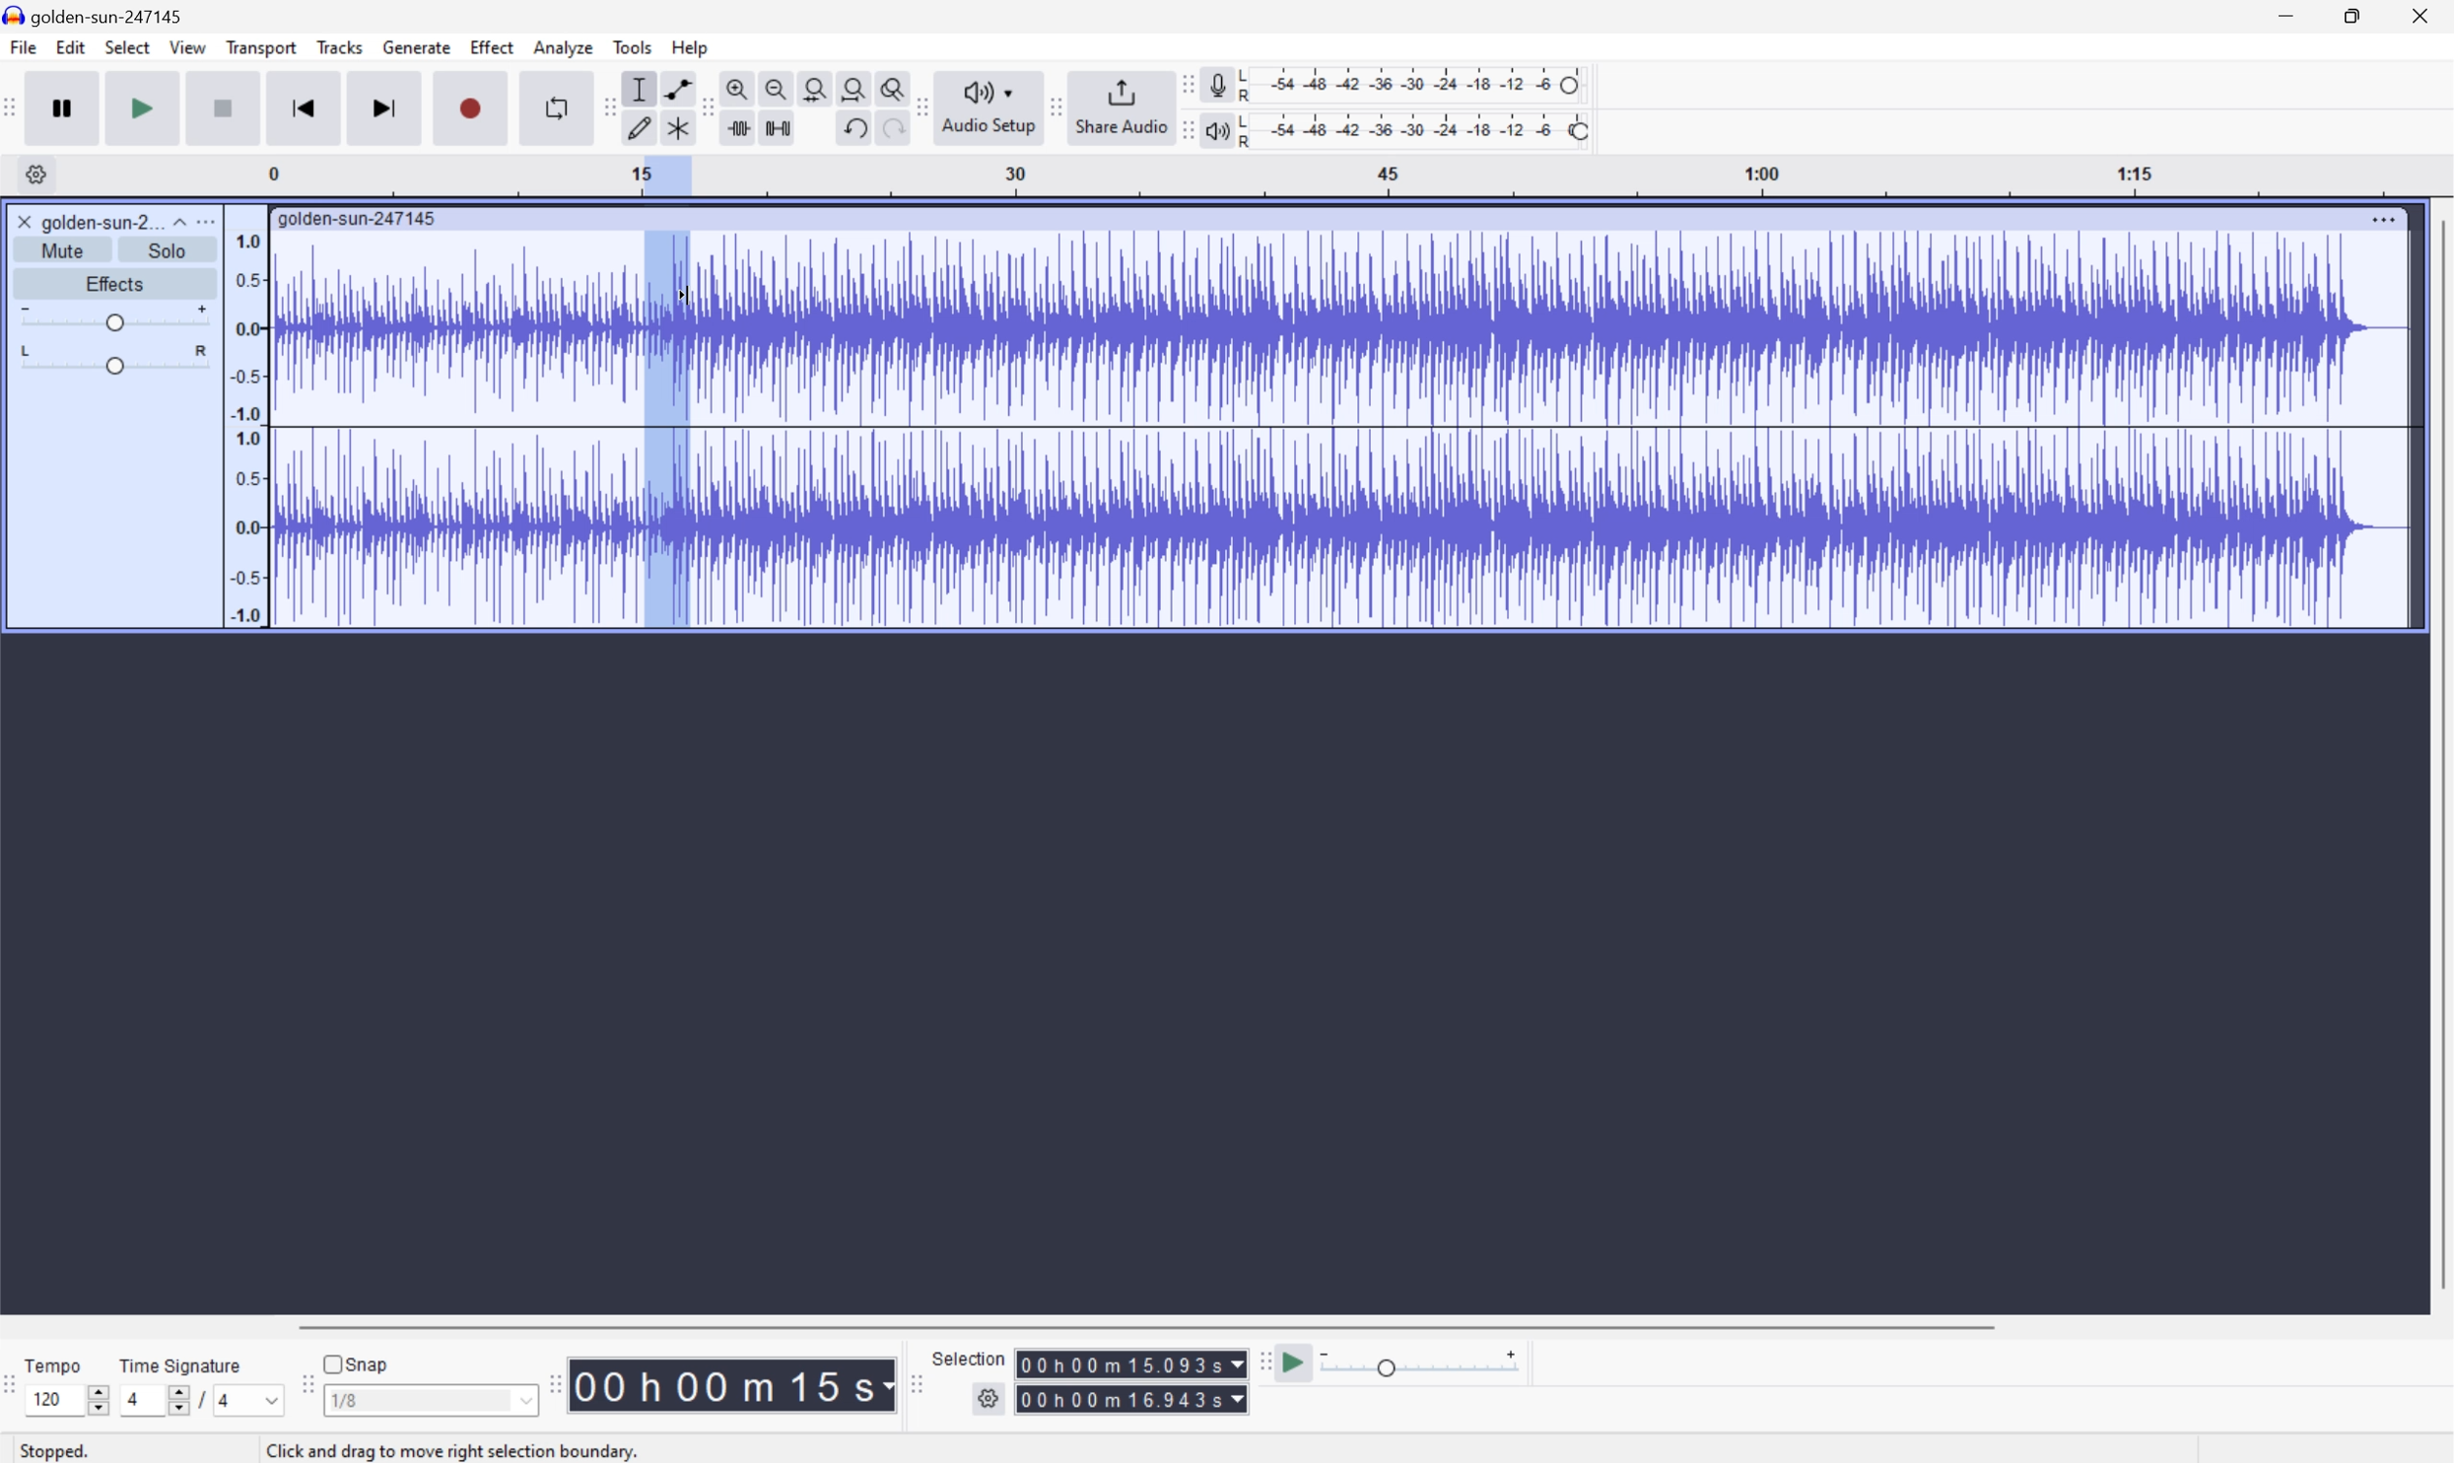 The width and height of the screenshot is (2454, 1463). What do you see at coordinates (1416, 83) in the screenshot?
I see `Recording level: 62%` at bounding box center [1416, 83].